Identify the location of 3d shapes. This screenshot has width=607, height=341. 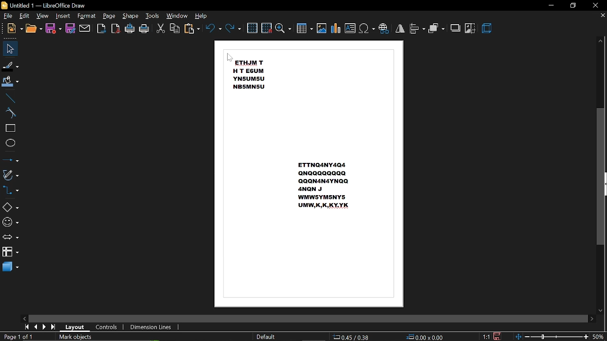
(10, 268).